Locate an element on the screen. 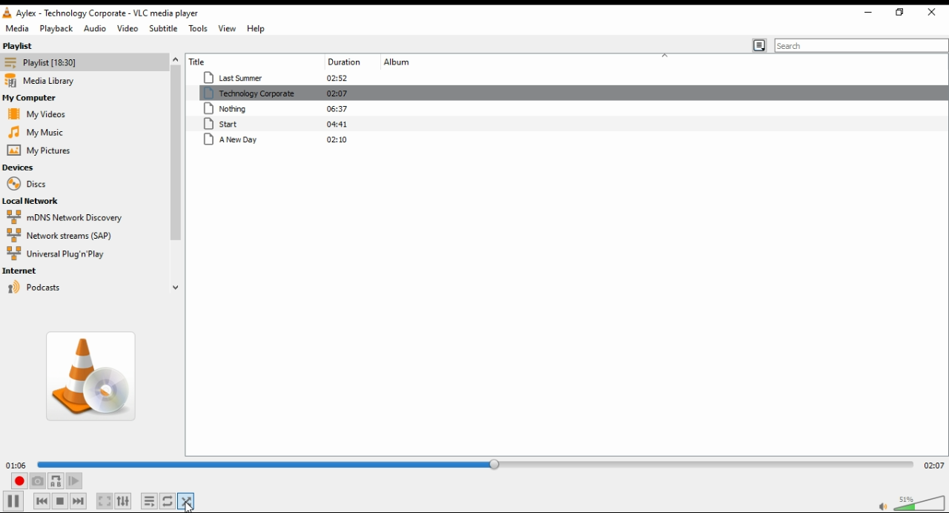 This screenshot has height=513, width=949. show extended settings is located at coordinates (125, 500).